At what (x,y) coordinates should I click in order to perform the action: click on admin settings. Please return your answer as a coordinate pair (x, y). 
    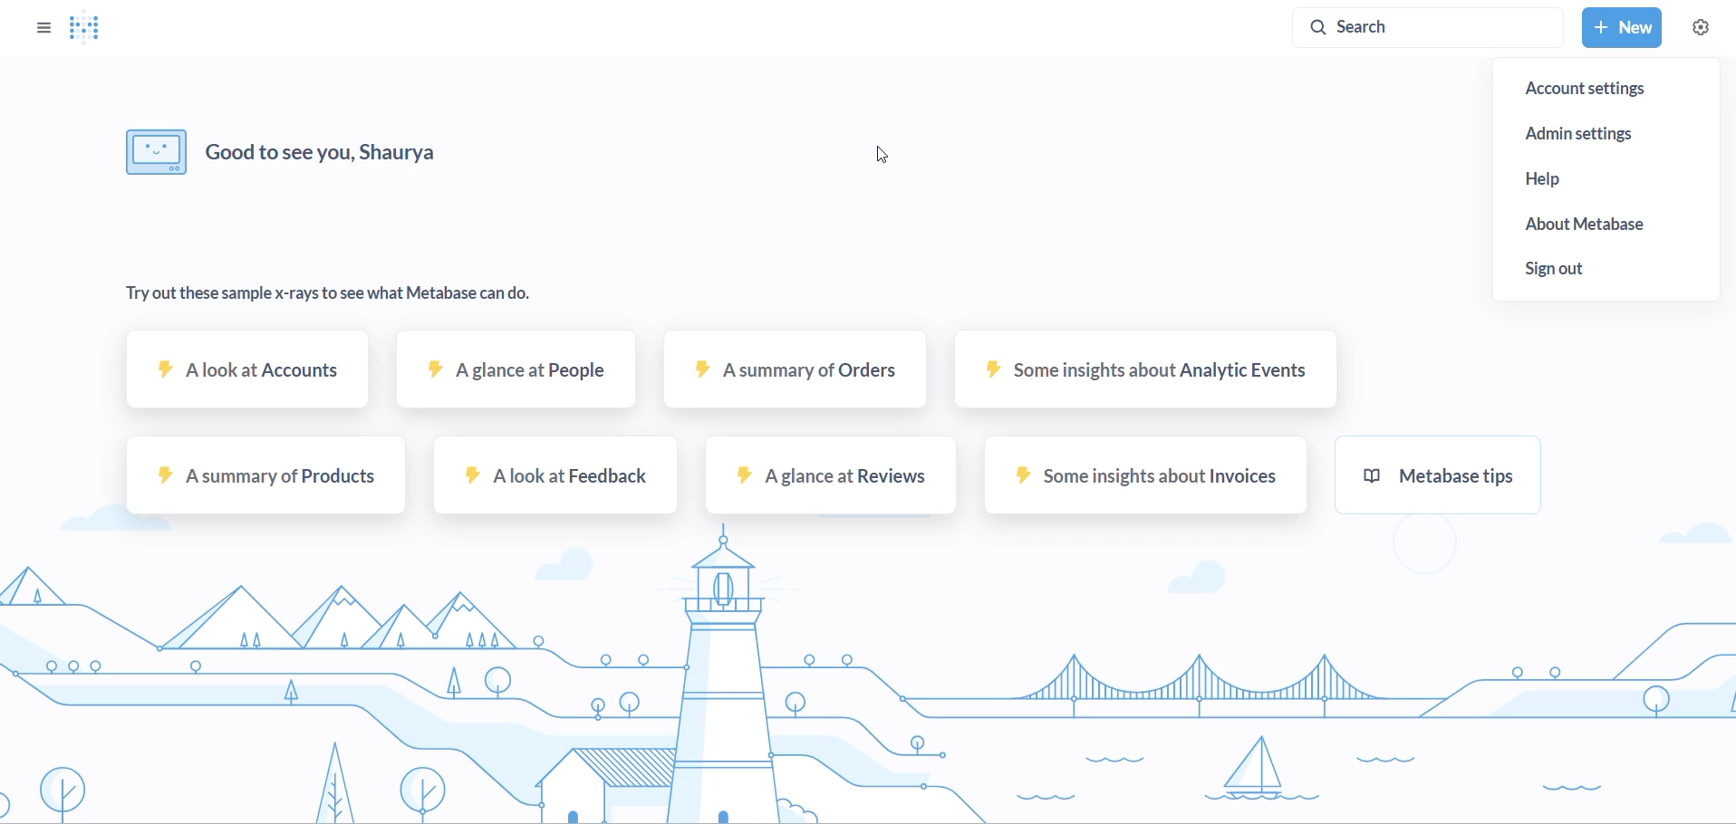
    Looking at the image, I should click on (1608, 132).